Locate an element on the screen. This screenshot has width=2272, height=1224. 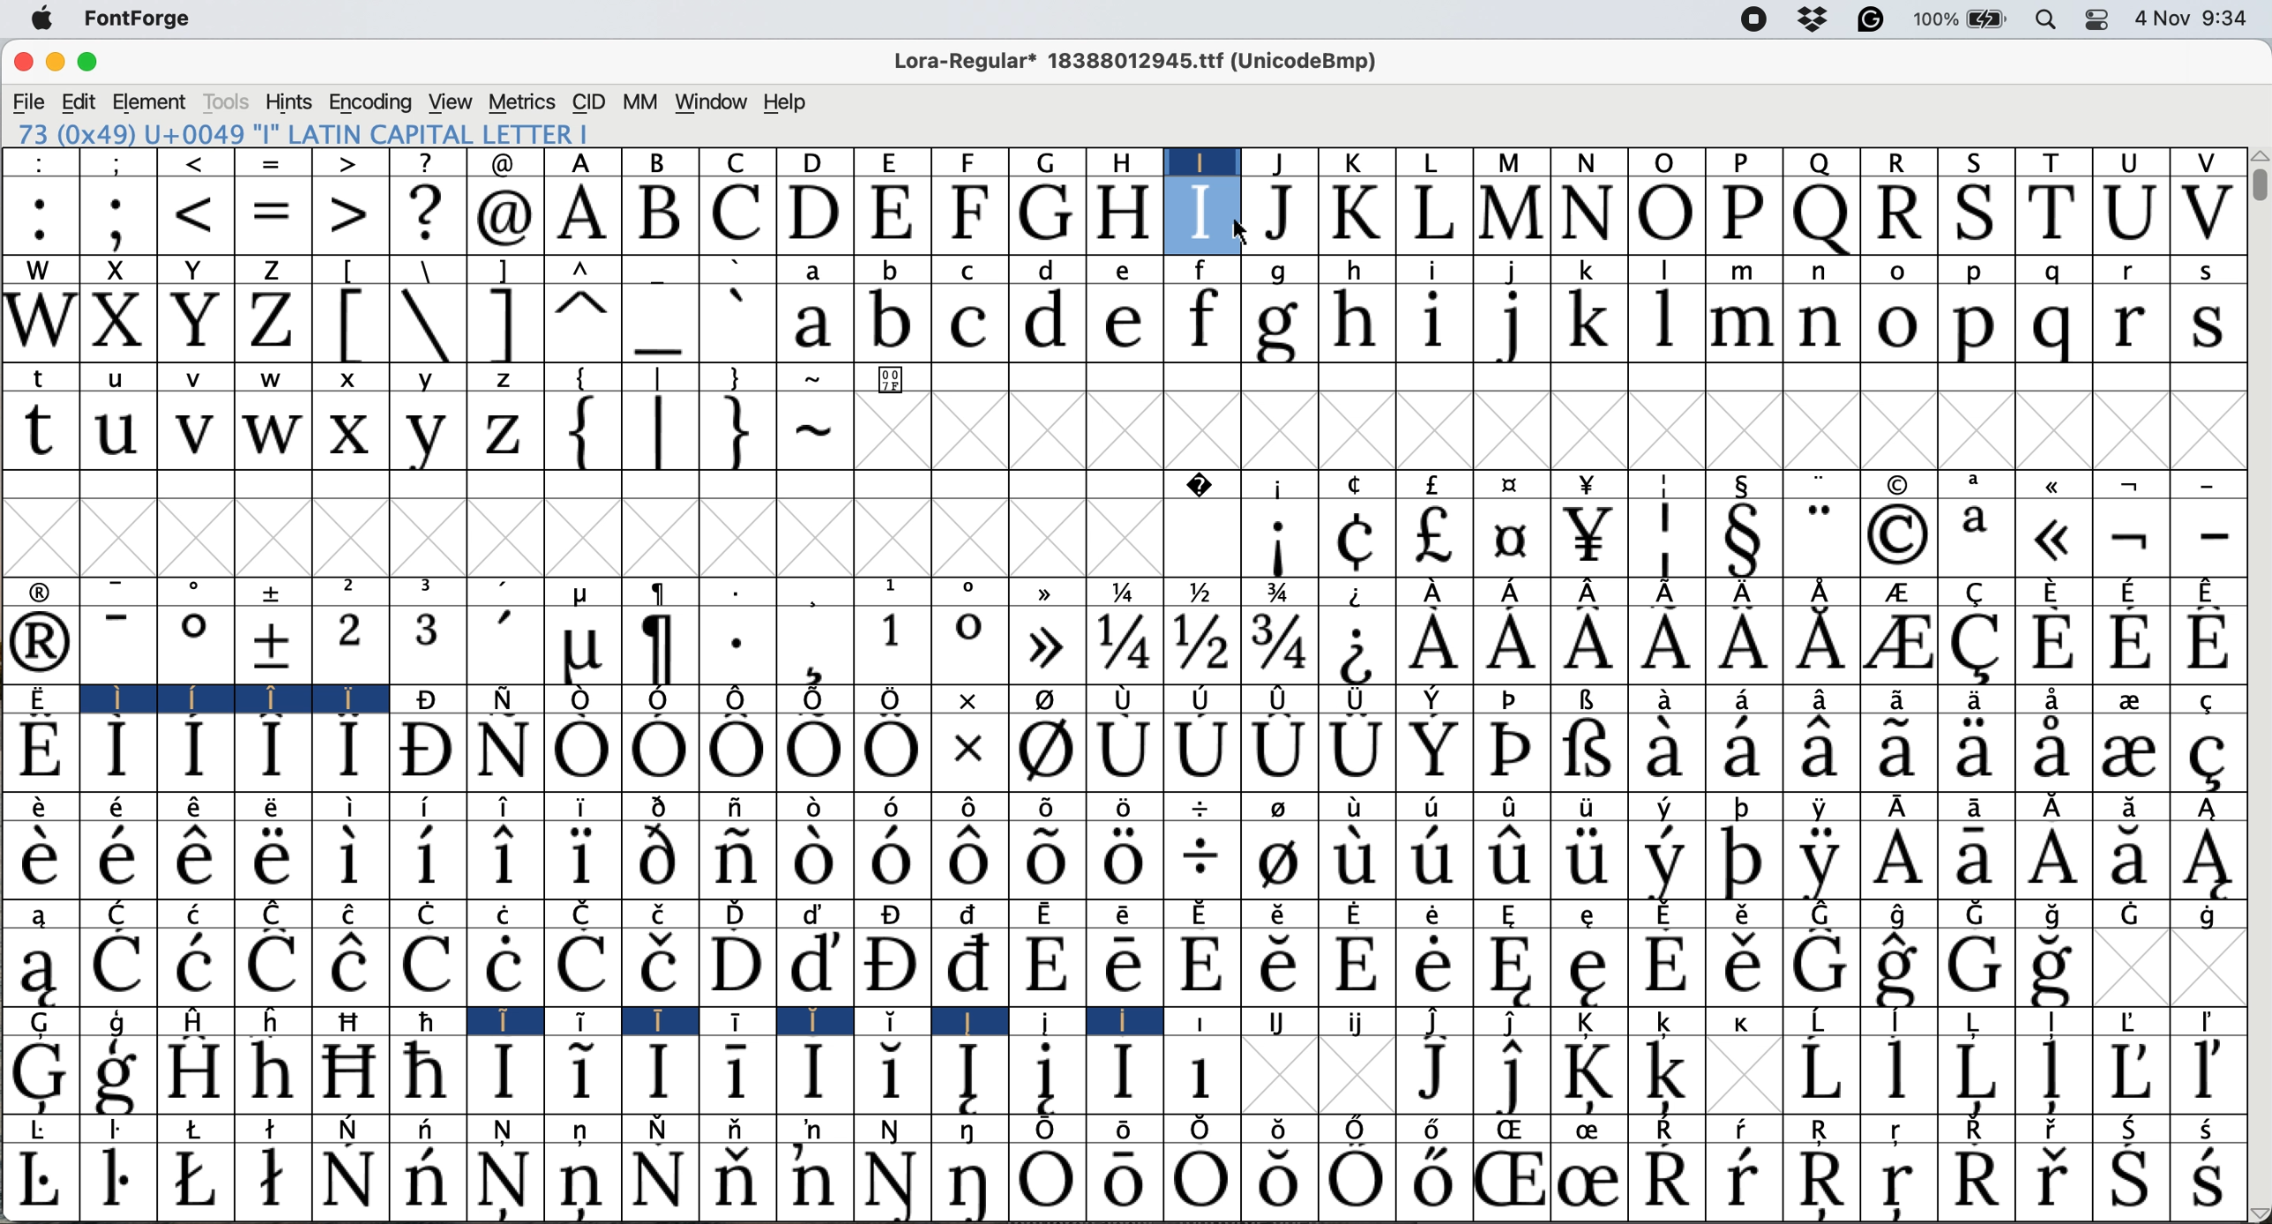
Symbol is located at coordinates (1043, 646).